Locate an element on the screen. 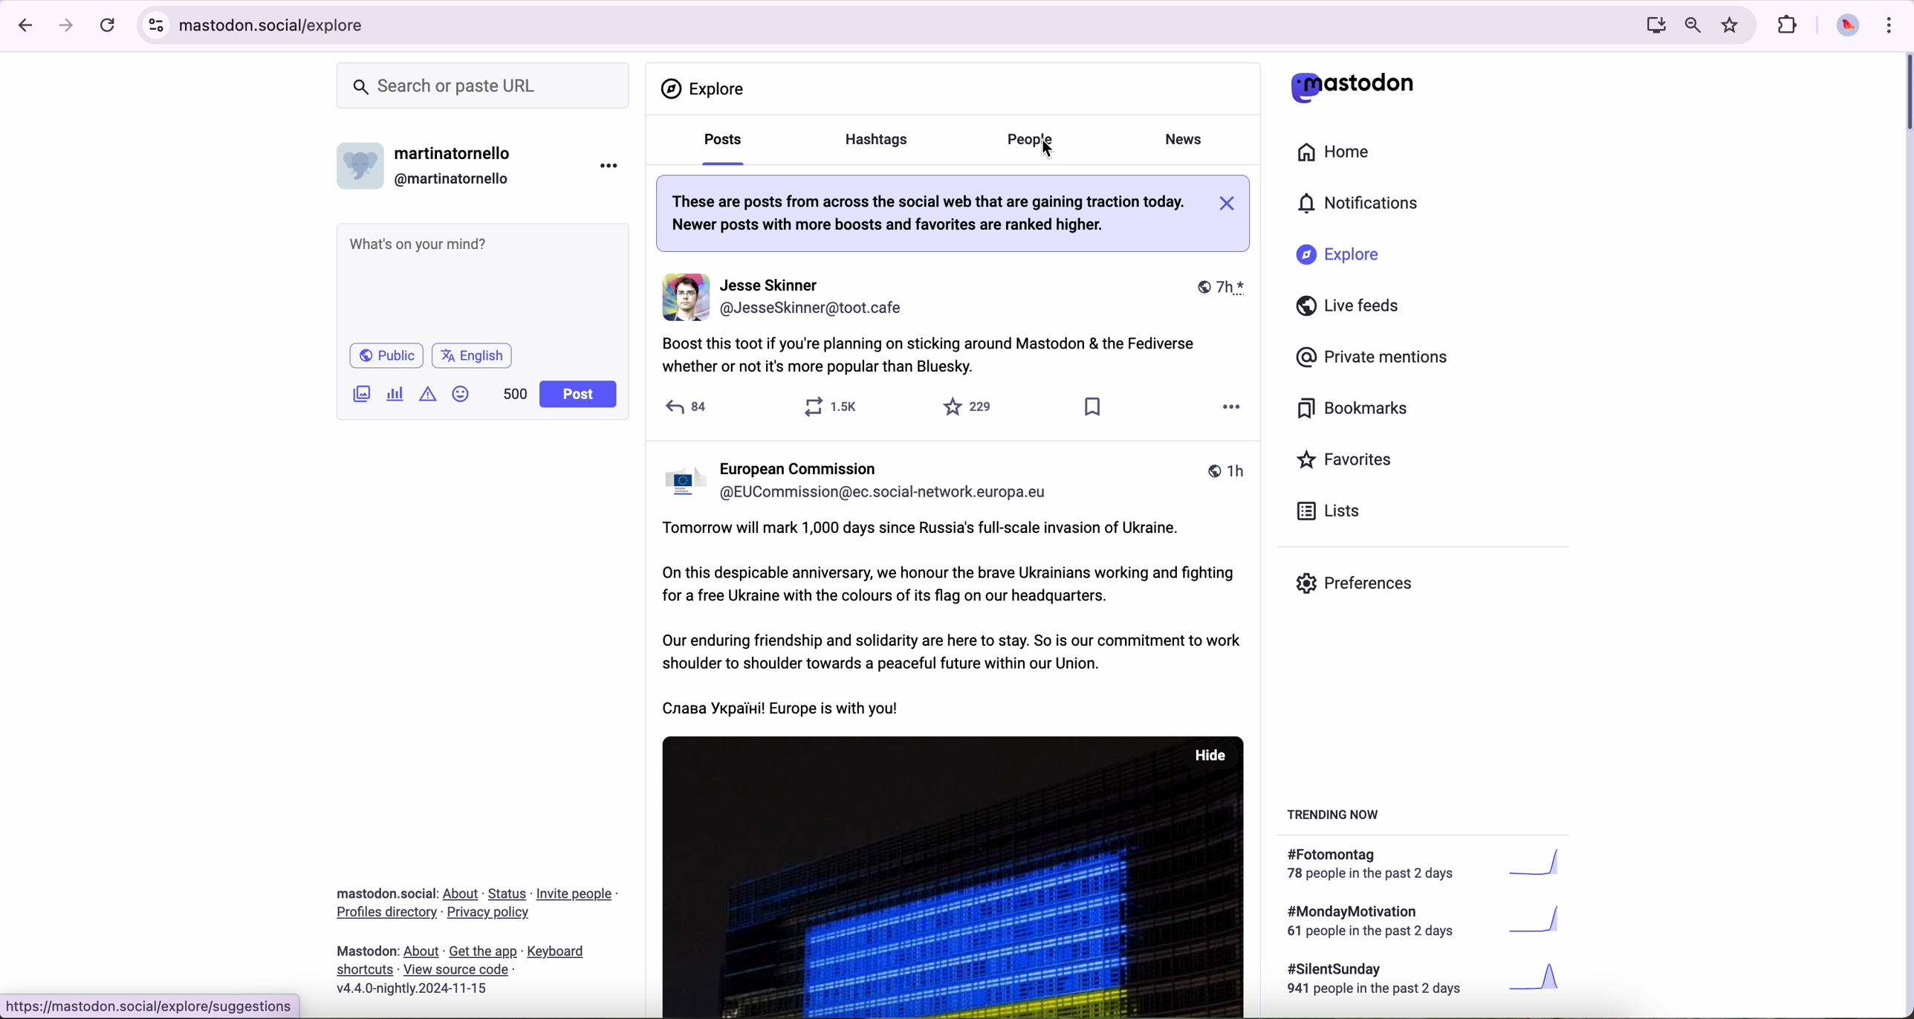 This screenshot has height=1019, width=1914. note is located at coordinates (952, 213).